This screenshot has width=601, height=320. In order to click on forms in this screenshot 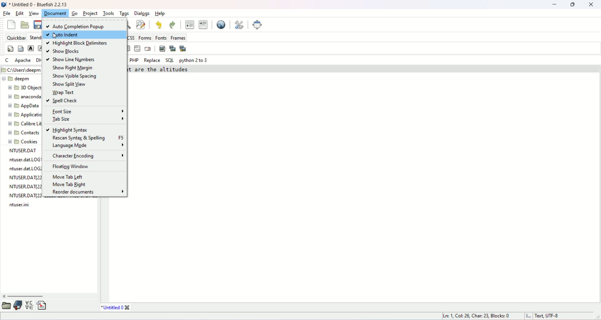, I will do `click(145, 38)`.